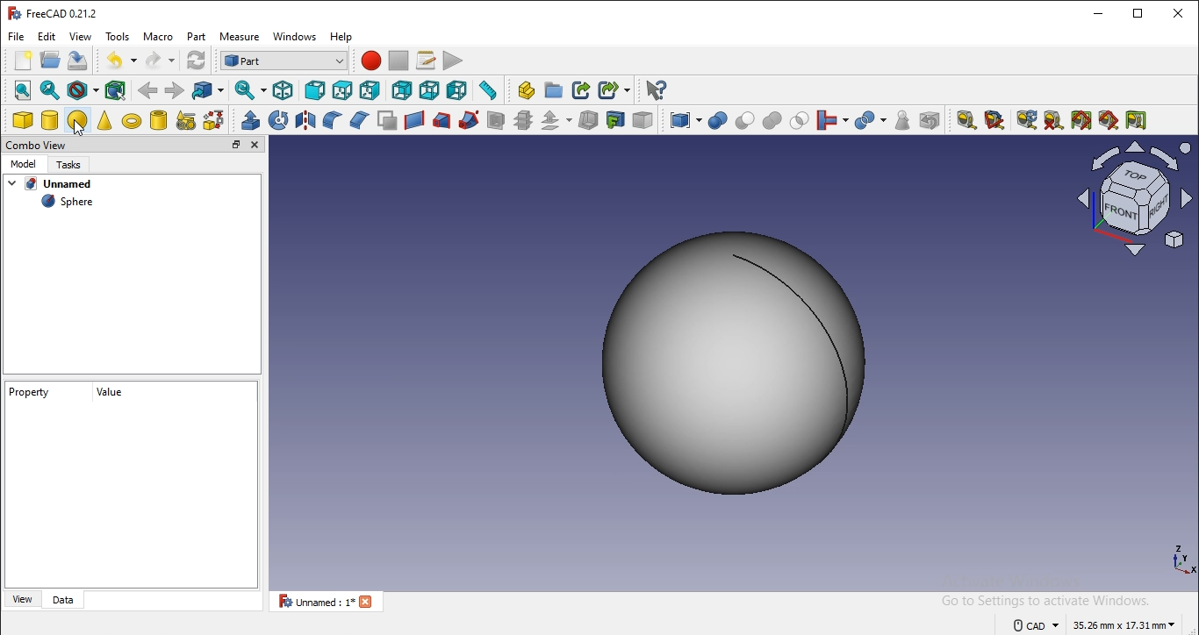 The height and width of the screenshot is (635, 1199). What do you see at coordinates (1135, 12) in the screenshot?
I see `restore` at bounding box center [1135, 12].